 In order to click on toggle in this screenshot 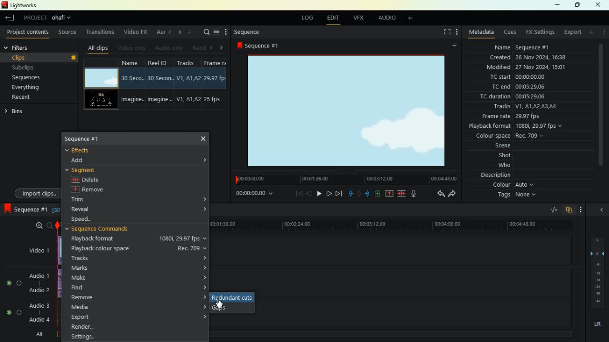, I will do `click(8, 312)`.